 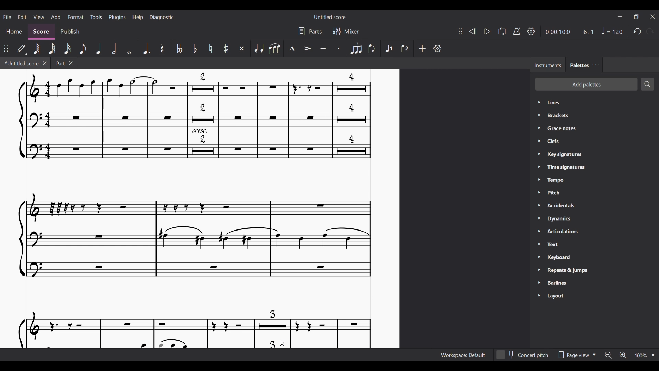 I want to click on 16th note, so click(x=68, y=49).